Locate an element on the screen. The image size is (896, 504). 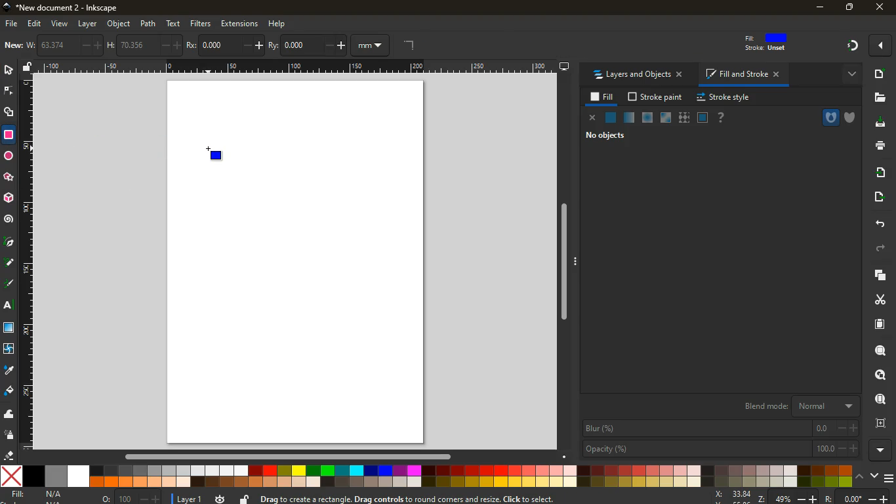
stroke paint is located at coordinates (657, 96).